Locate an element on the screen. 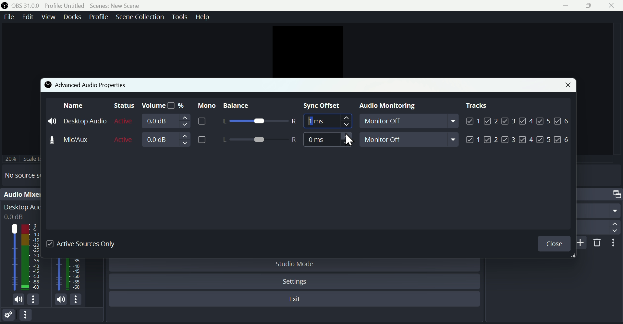  Maximise is located at coordinates (592, 5).